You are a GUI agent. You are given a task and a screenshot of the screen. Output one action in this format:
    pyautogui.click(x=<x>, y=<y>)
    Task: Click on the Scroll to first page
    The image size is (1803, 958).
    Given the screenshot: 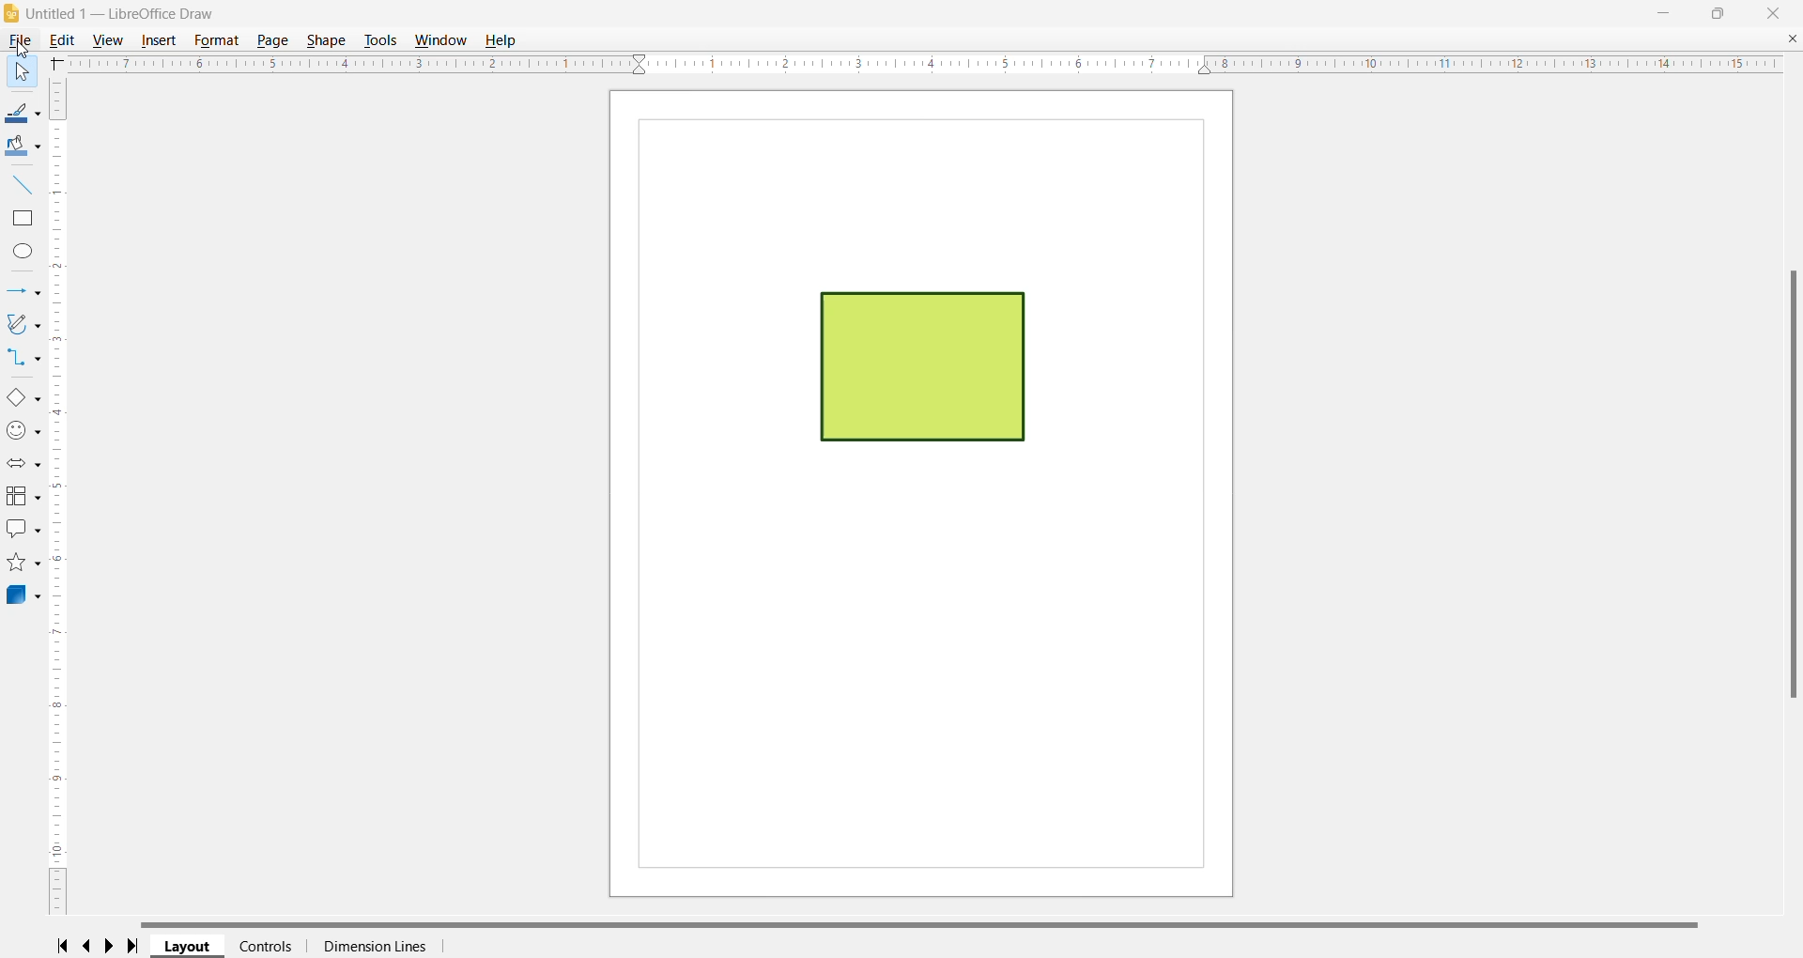 What is the action you would take?
    pyautogui.click(x=61, y=945)
    